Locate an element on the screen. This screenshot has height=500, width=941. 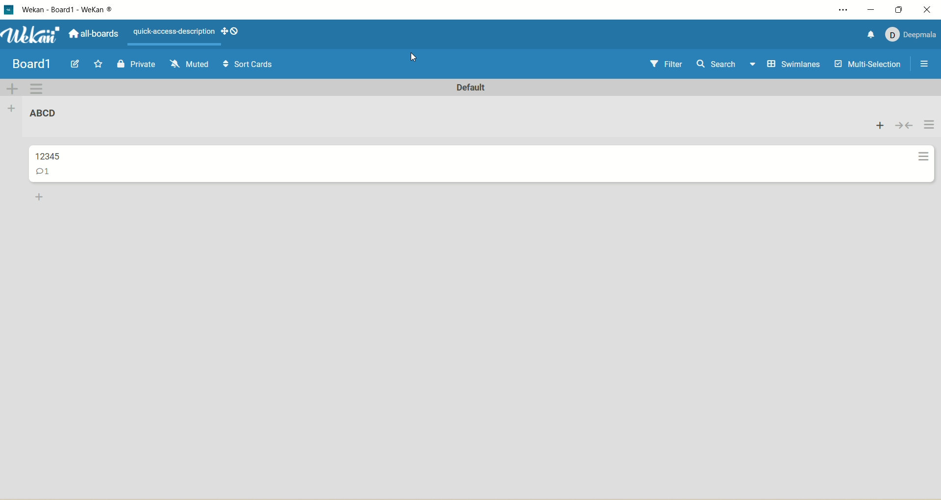
account is located at coordinates (911, 32).